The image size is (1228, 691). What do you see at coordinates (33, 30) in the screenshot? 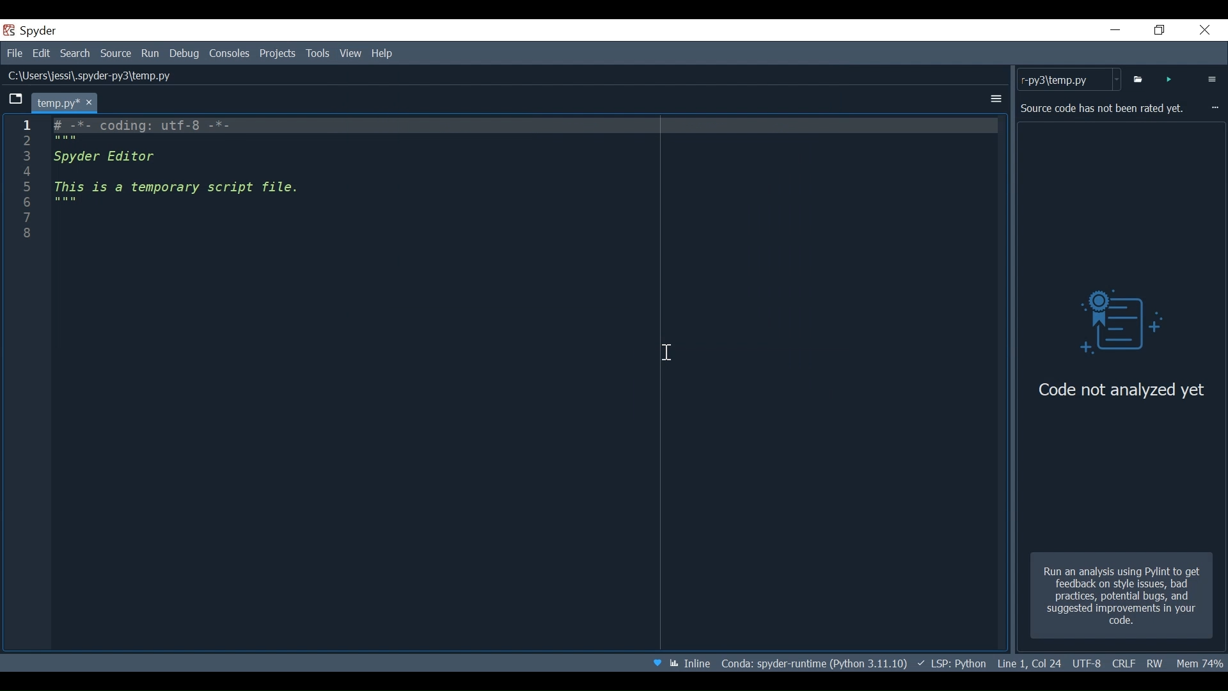
I see `Spyder Desktop icon` at bounding box center [33, 30].